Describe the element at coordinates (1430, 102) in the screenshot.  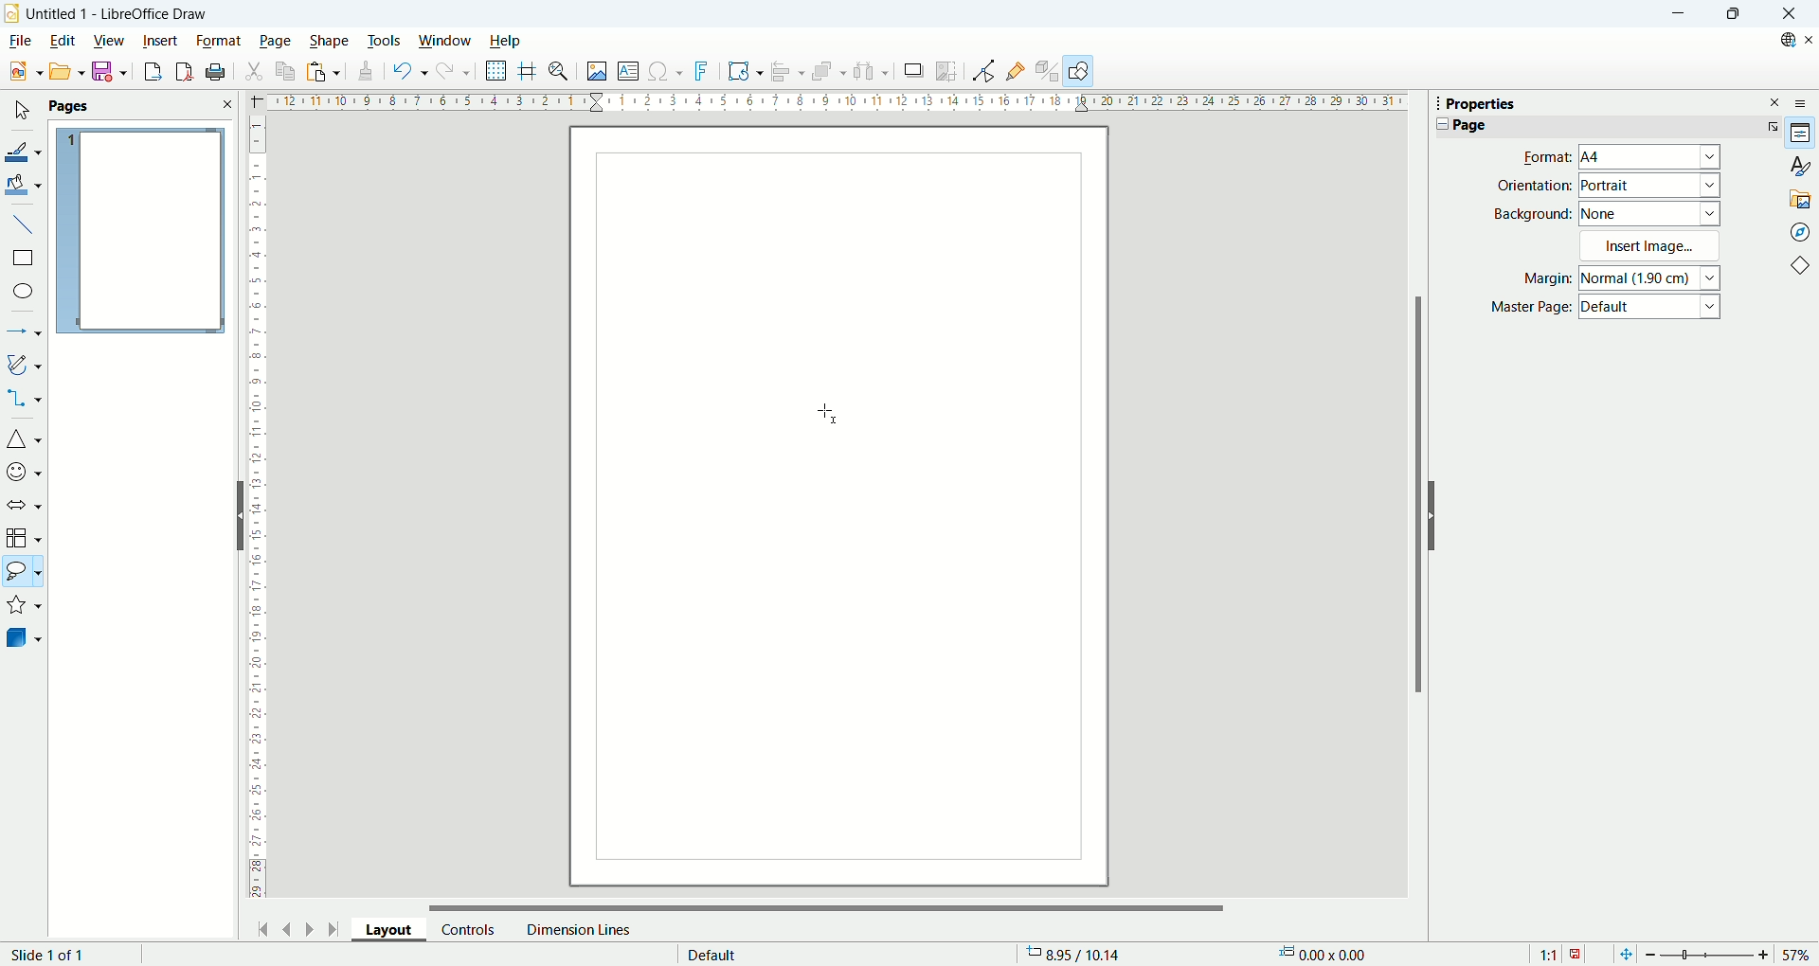
I see `Tooltip drag` at that location.